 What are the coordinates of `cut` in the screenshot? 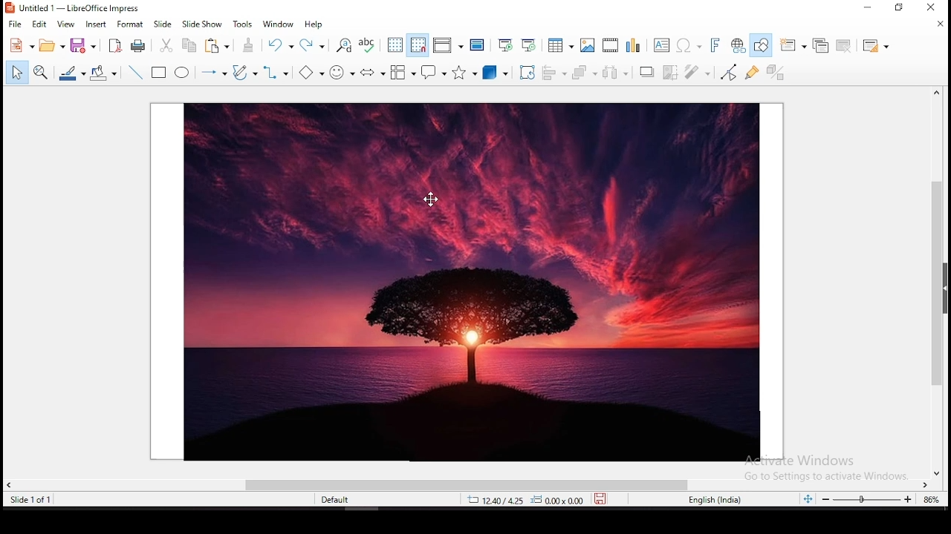 It's located at (166, 45).